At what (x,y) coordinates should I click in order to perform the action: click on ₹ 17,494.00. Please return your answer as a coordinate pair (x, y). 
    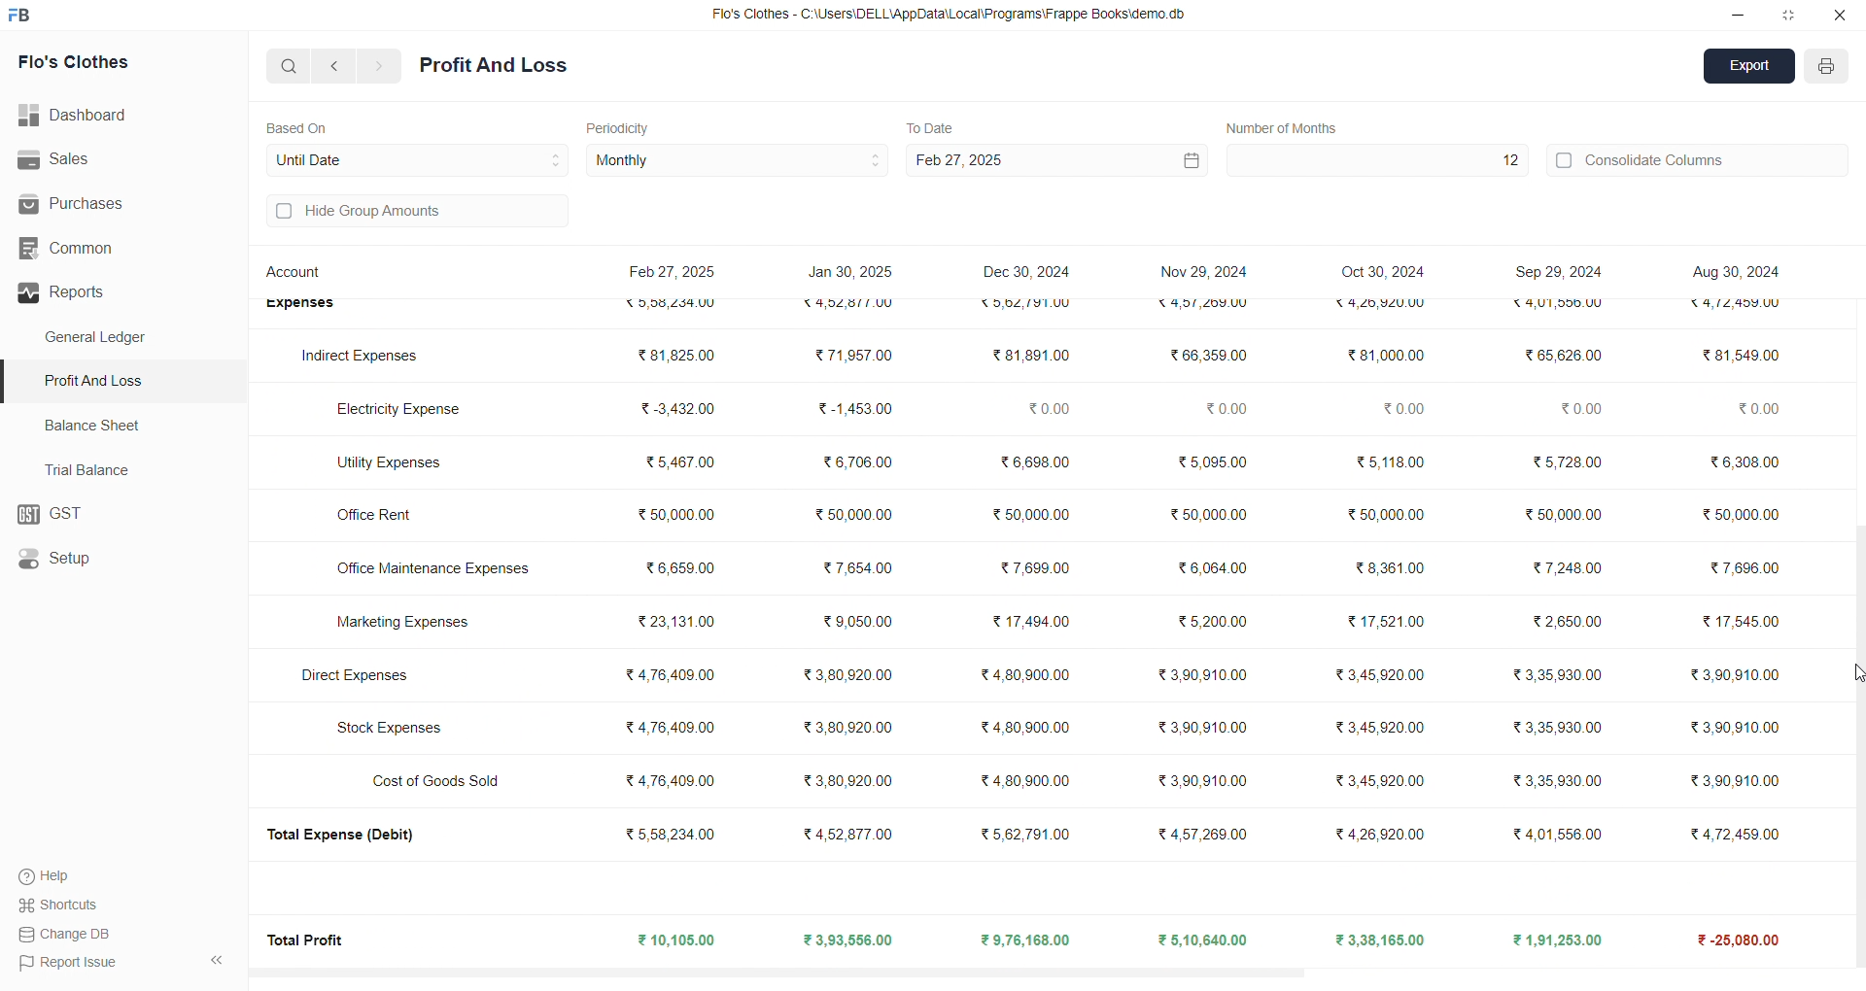
    Looking at the image, I should click on (1028, 618).